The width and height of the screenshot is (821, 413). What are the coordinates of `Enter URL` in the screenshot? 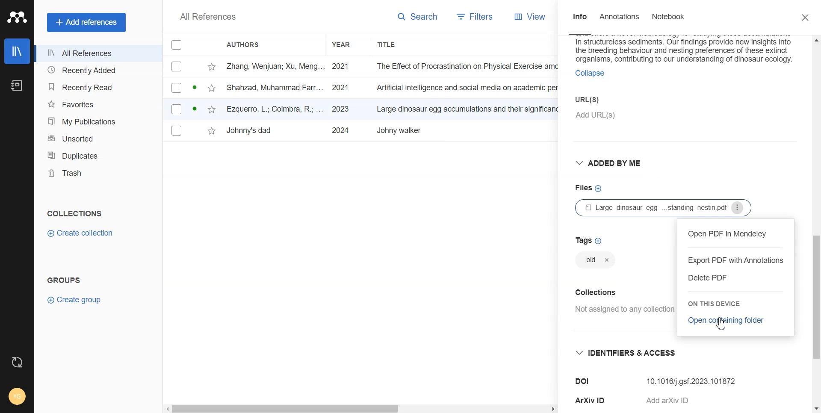 It's located at (647, 107).